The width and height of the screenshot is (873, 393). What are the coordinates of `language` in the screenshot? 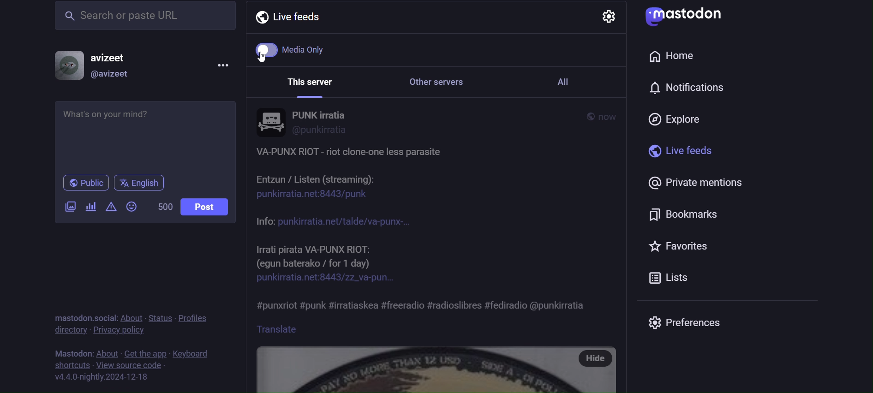 It's located at (140, 184).